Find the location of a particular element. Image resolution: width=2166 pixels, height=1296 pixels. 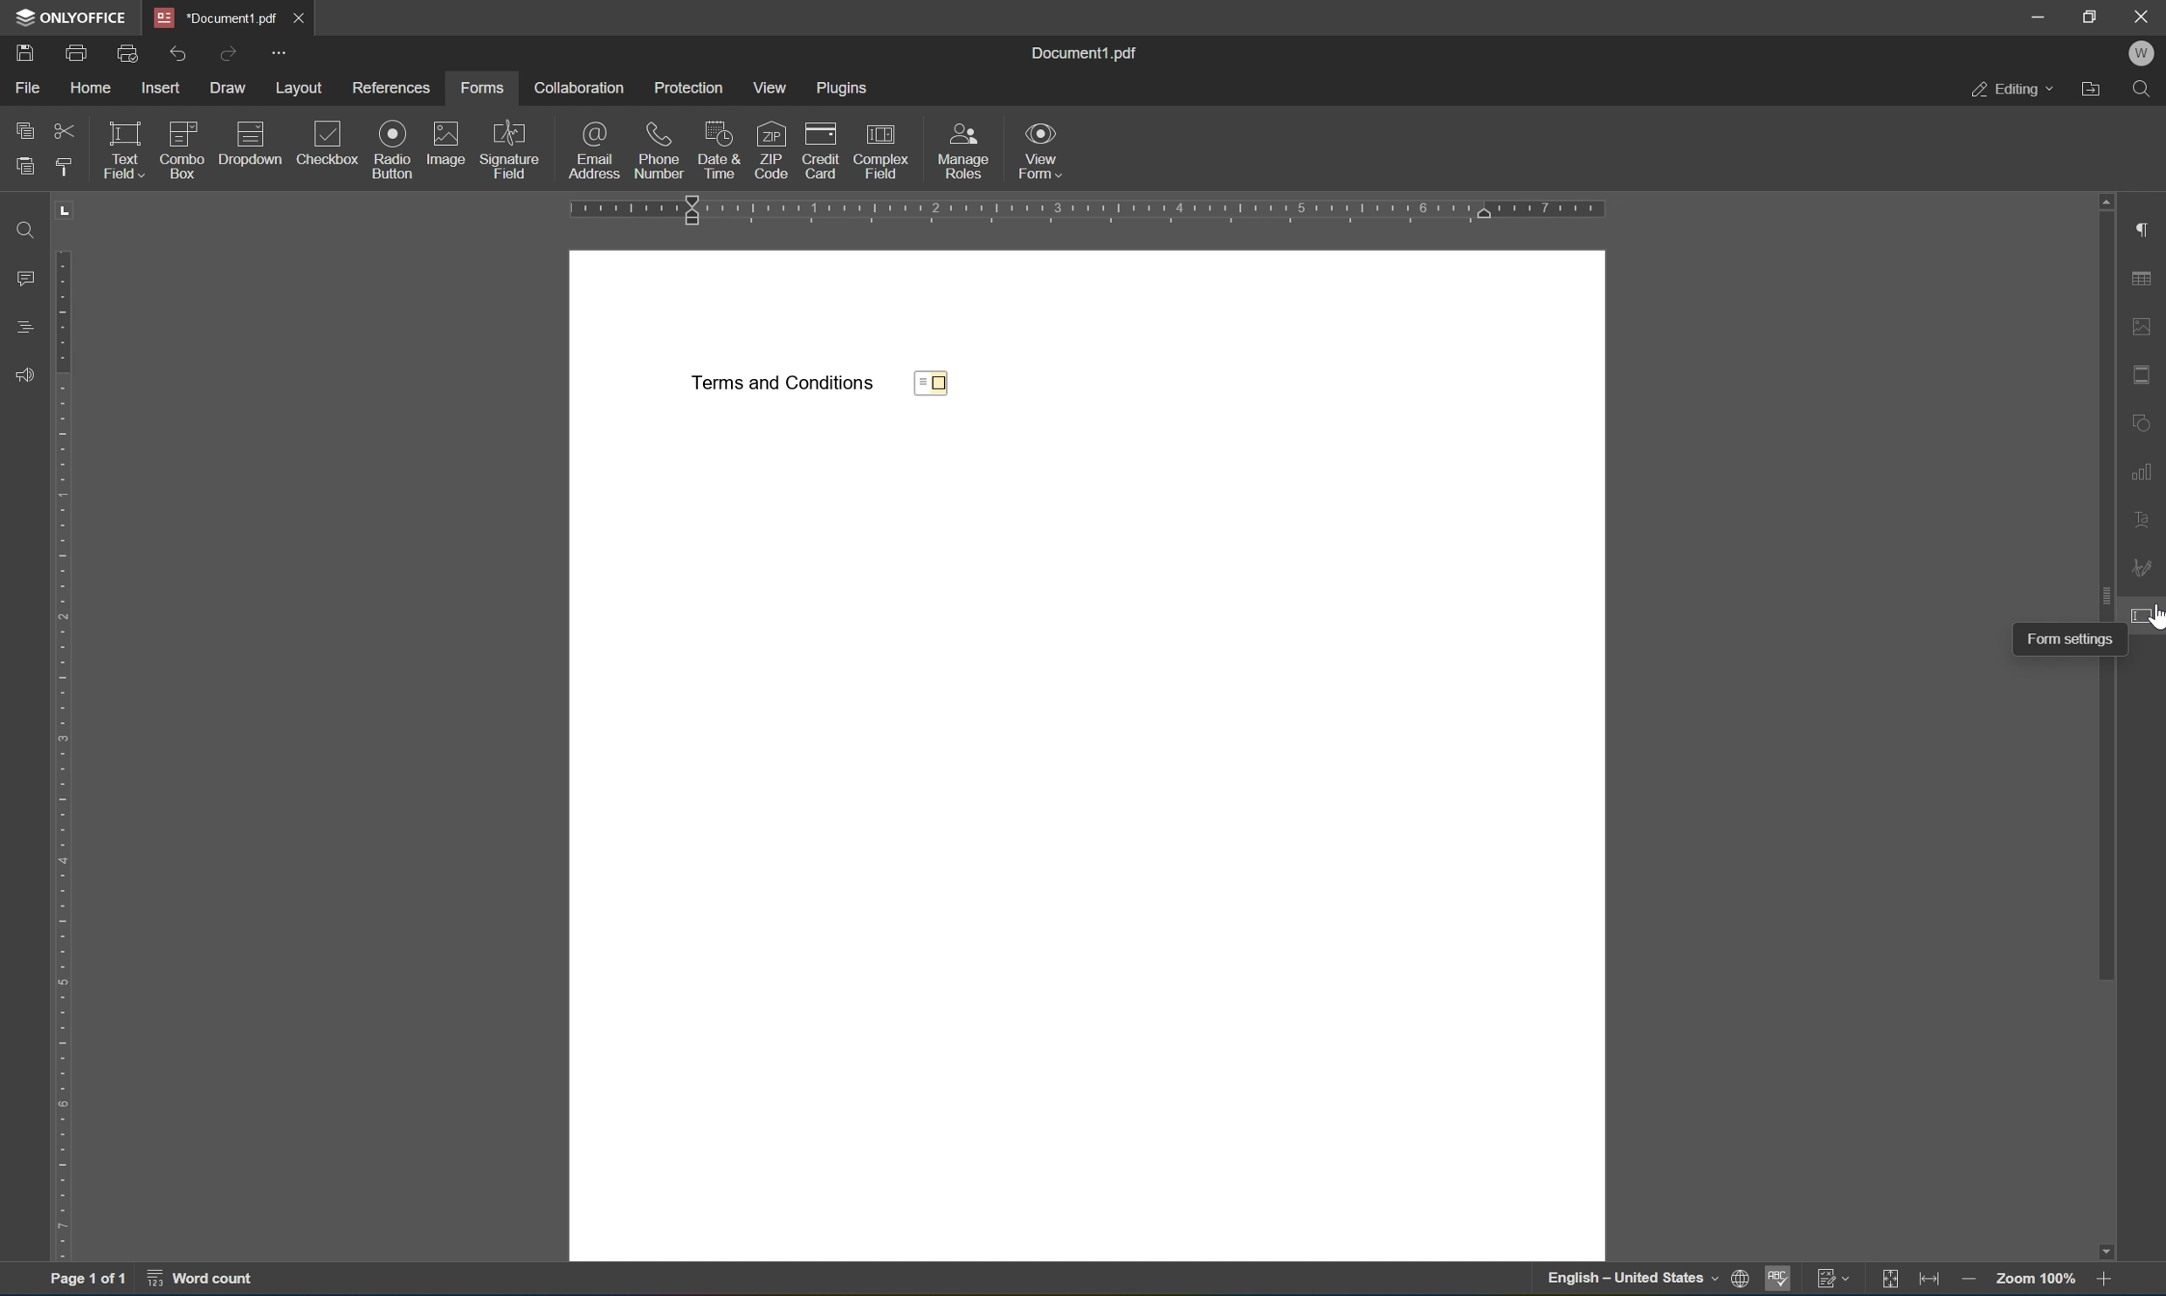

icon is located at coordinates (1745, 1274).